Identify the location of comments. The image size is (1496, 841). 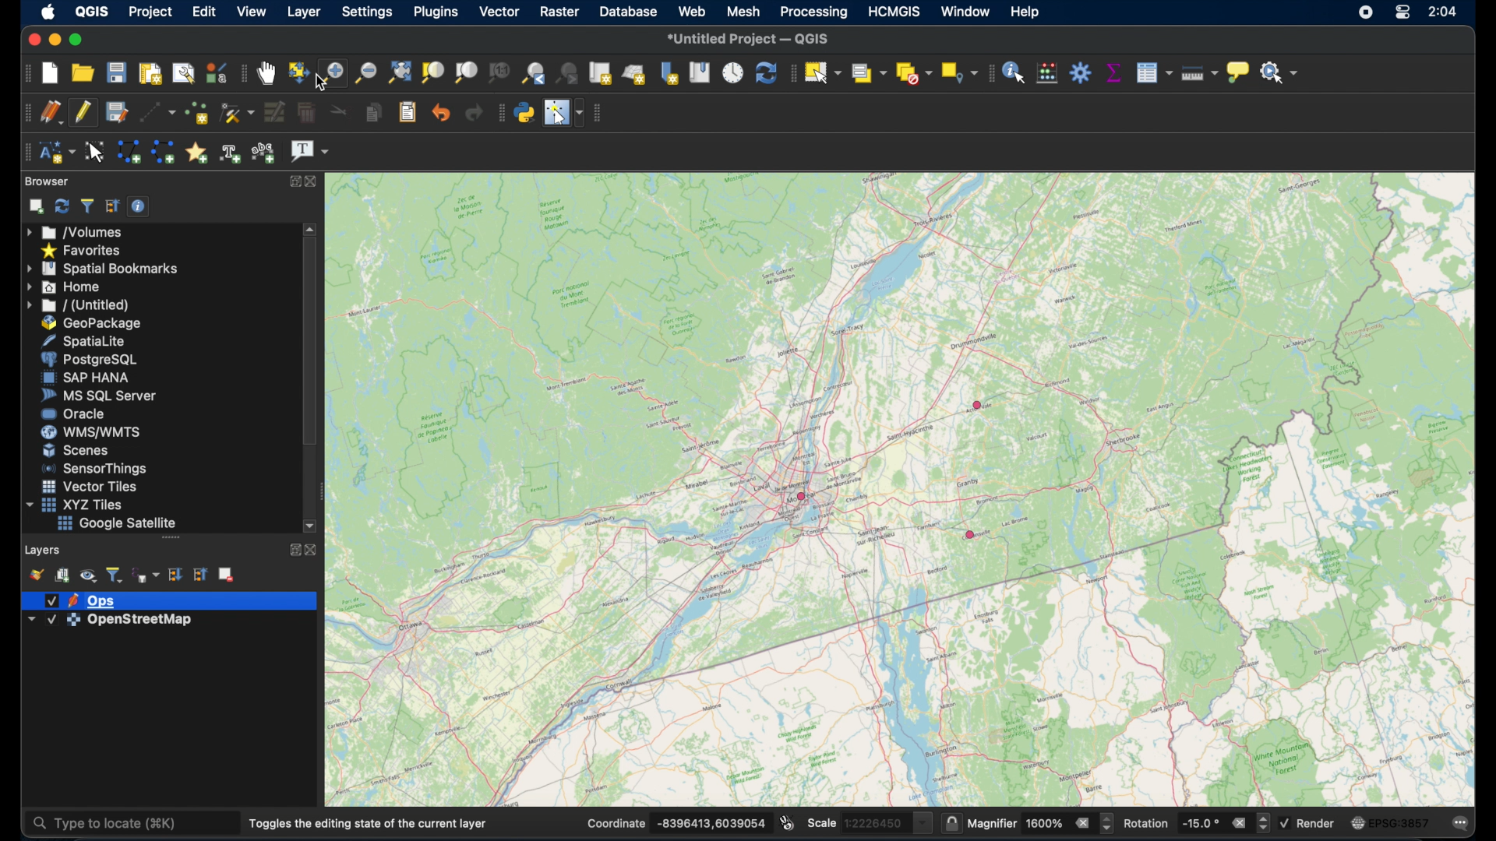
(1462, 825).